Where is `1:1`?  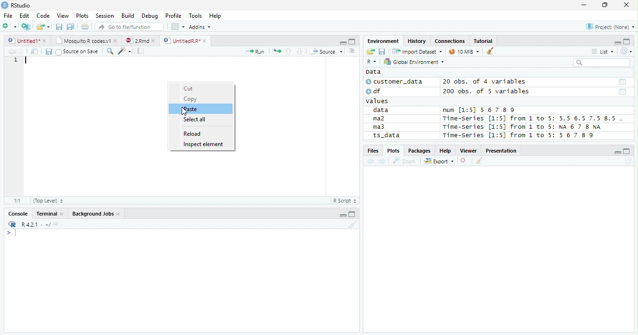 1:1 is located at coordinates (17, 201).